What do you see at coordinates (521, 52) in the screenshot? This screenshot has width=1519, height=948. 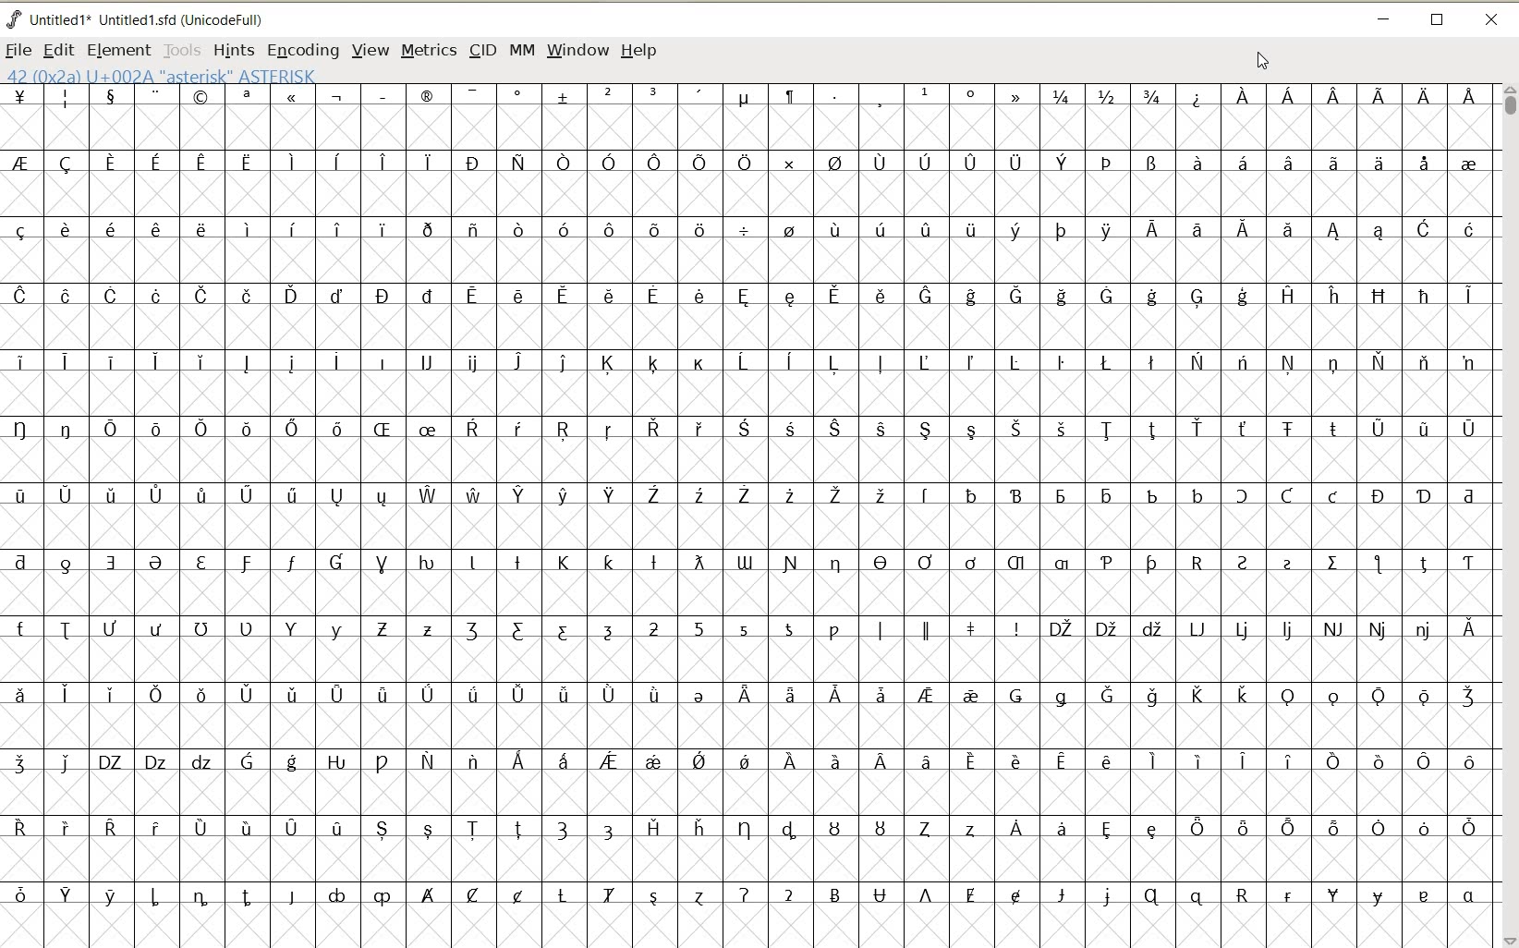 I see `MM` at bounding box center [521, 52].